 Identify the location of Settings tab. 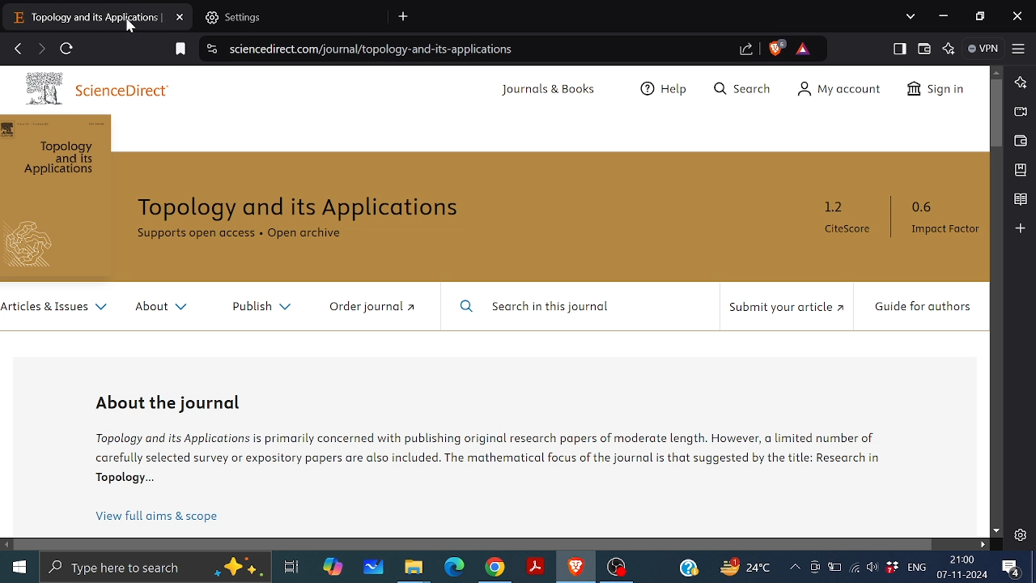
(295, 19).